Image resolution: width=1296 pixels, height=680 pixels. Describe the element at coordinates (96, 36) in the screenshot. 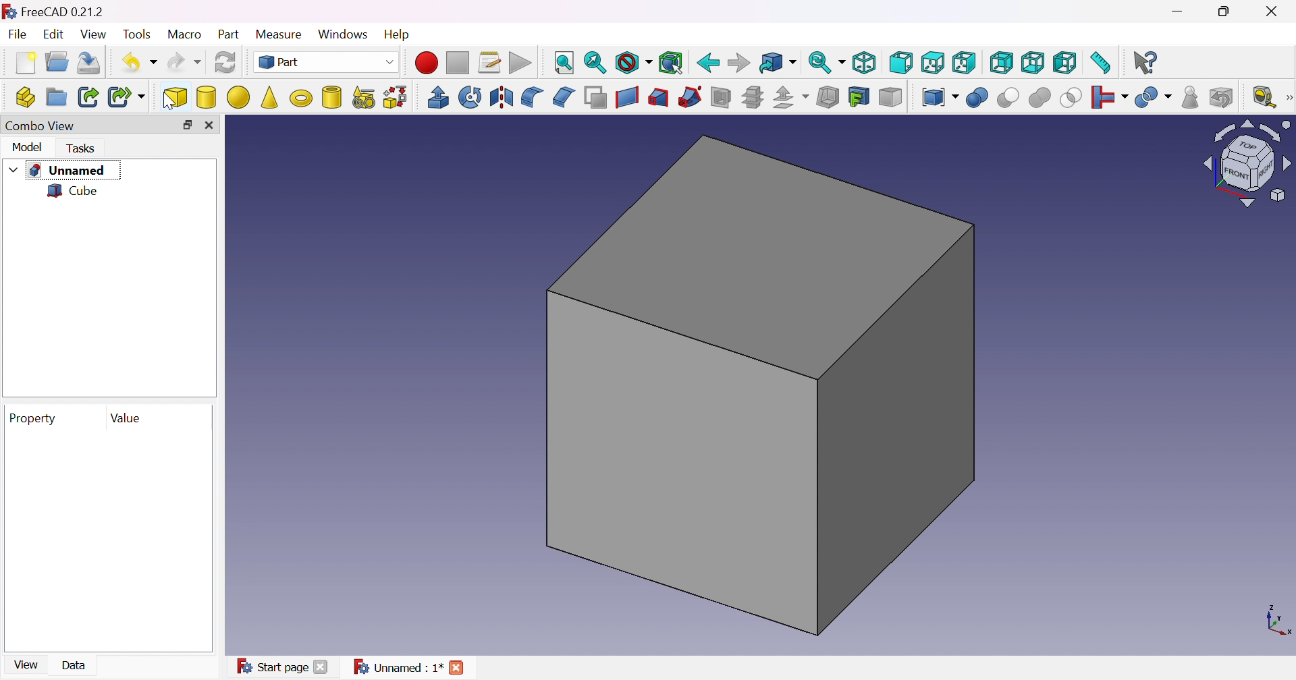

I see `View` at that location.